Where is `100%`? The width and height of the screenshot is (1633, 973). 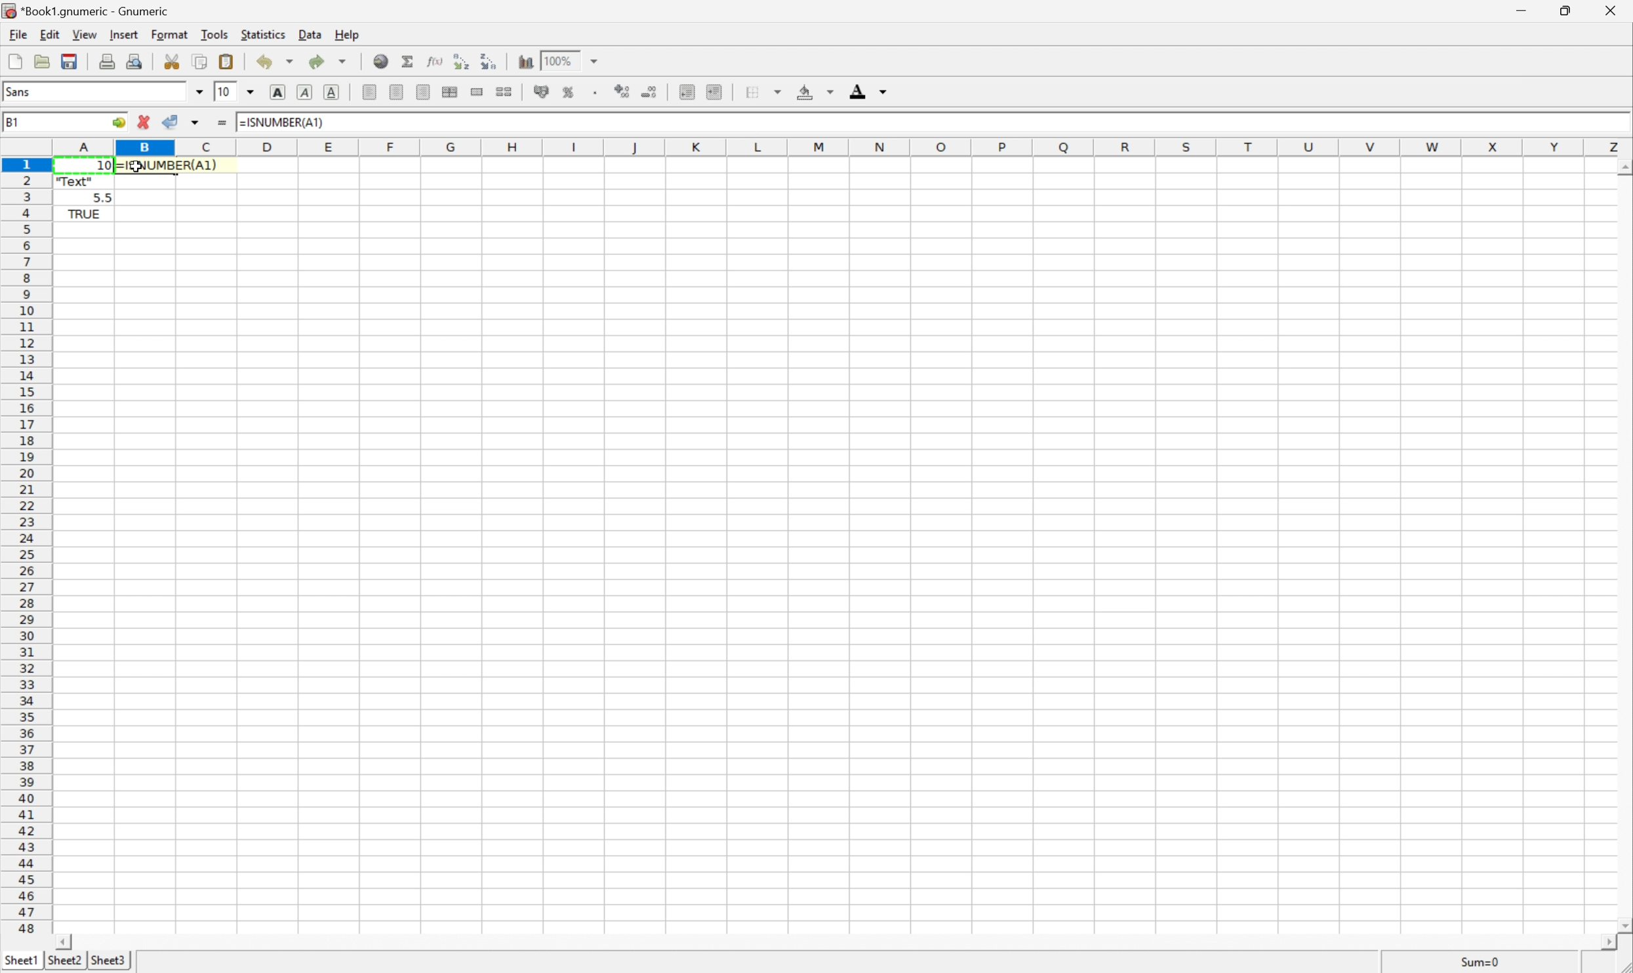 100% is located at coordinates (561, 60).